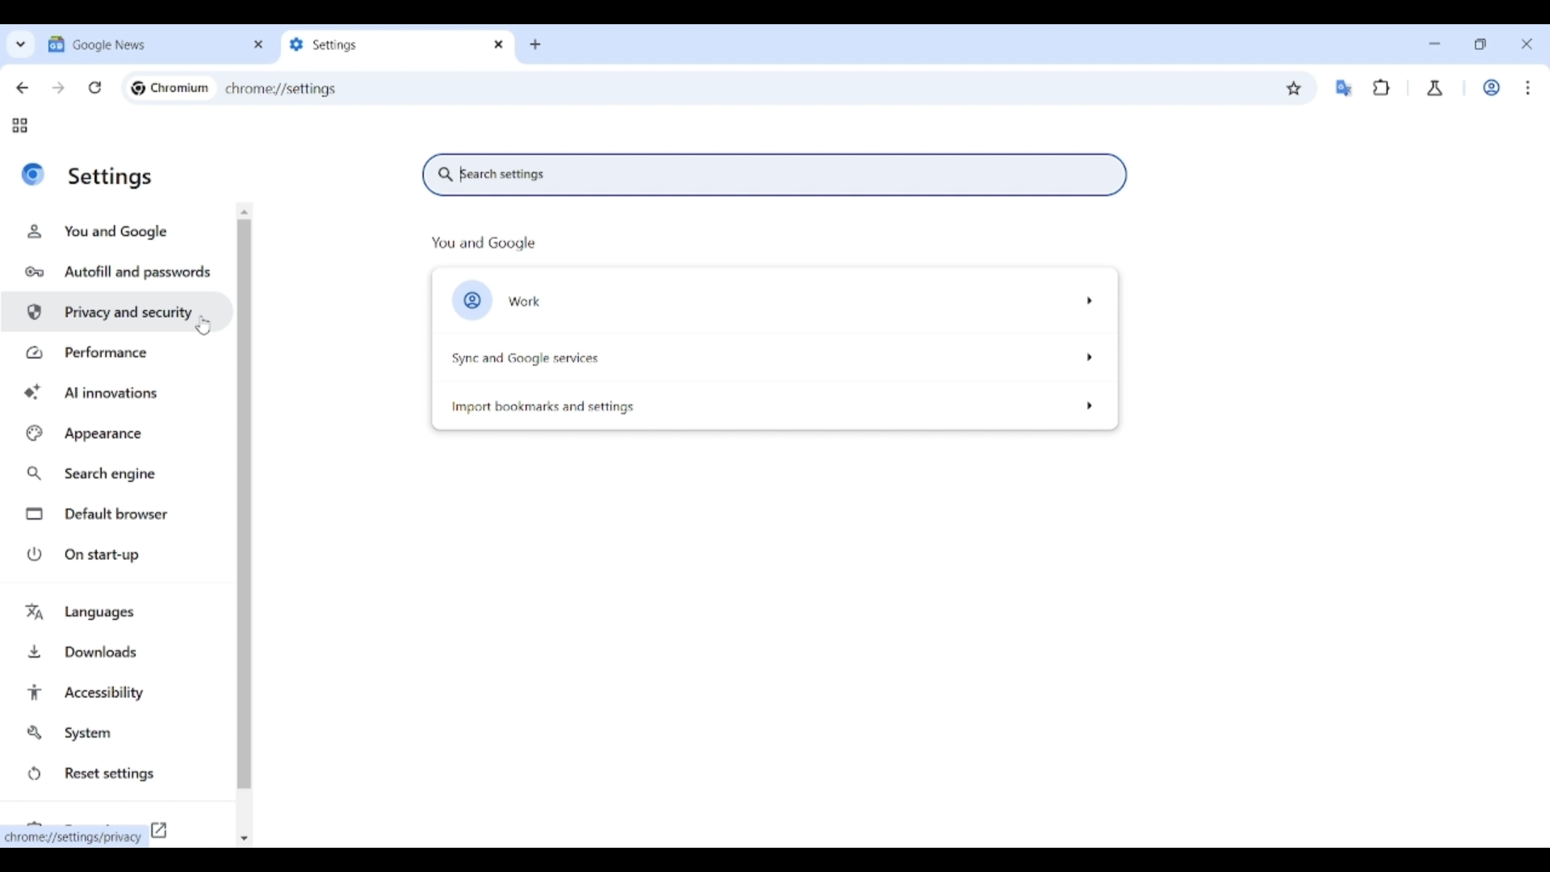 The image size is (1550, 872). I want to click on Performance , so click(116, 352).